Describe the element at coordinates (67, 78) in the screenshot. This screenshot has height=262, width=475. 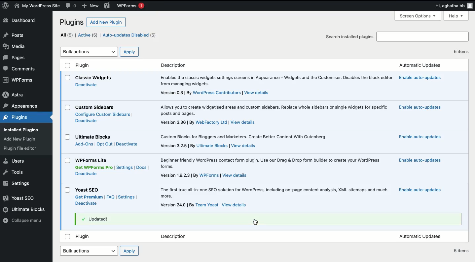
I see `Checkbox` at that location.